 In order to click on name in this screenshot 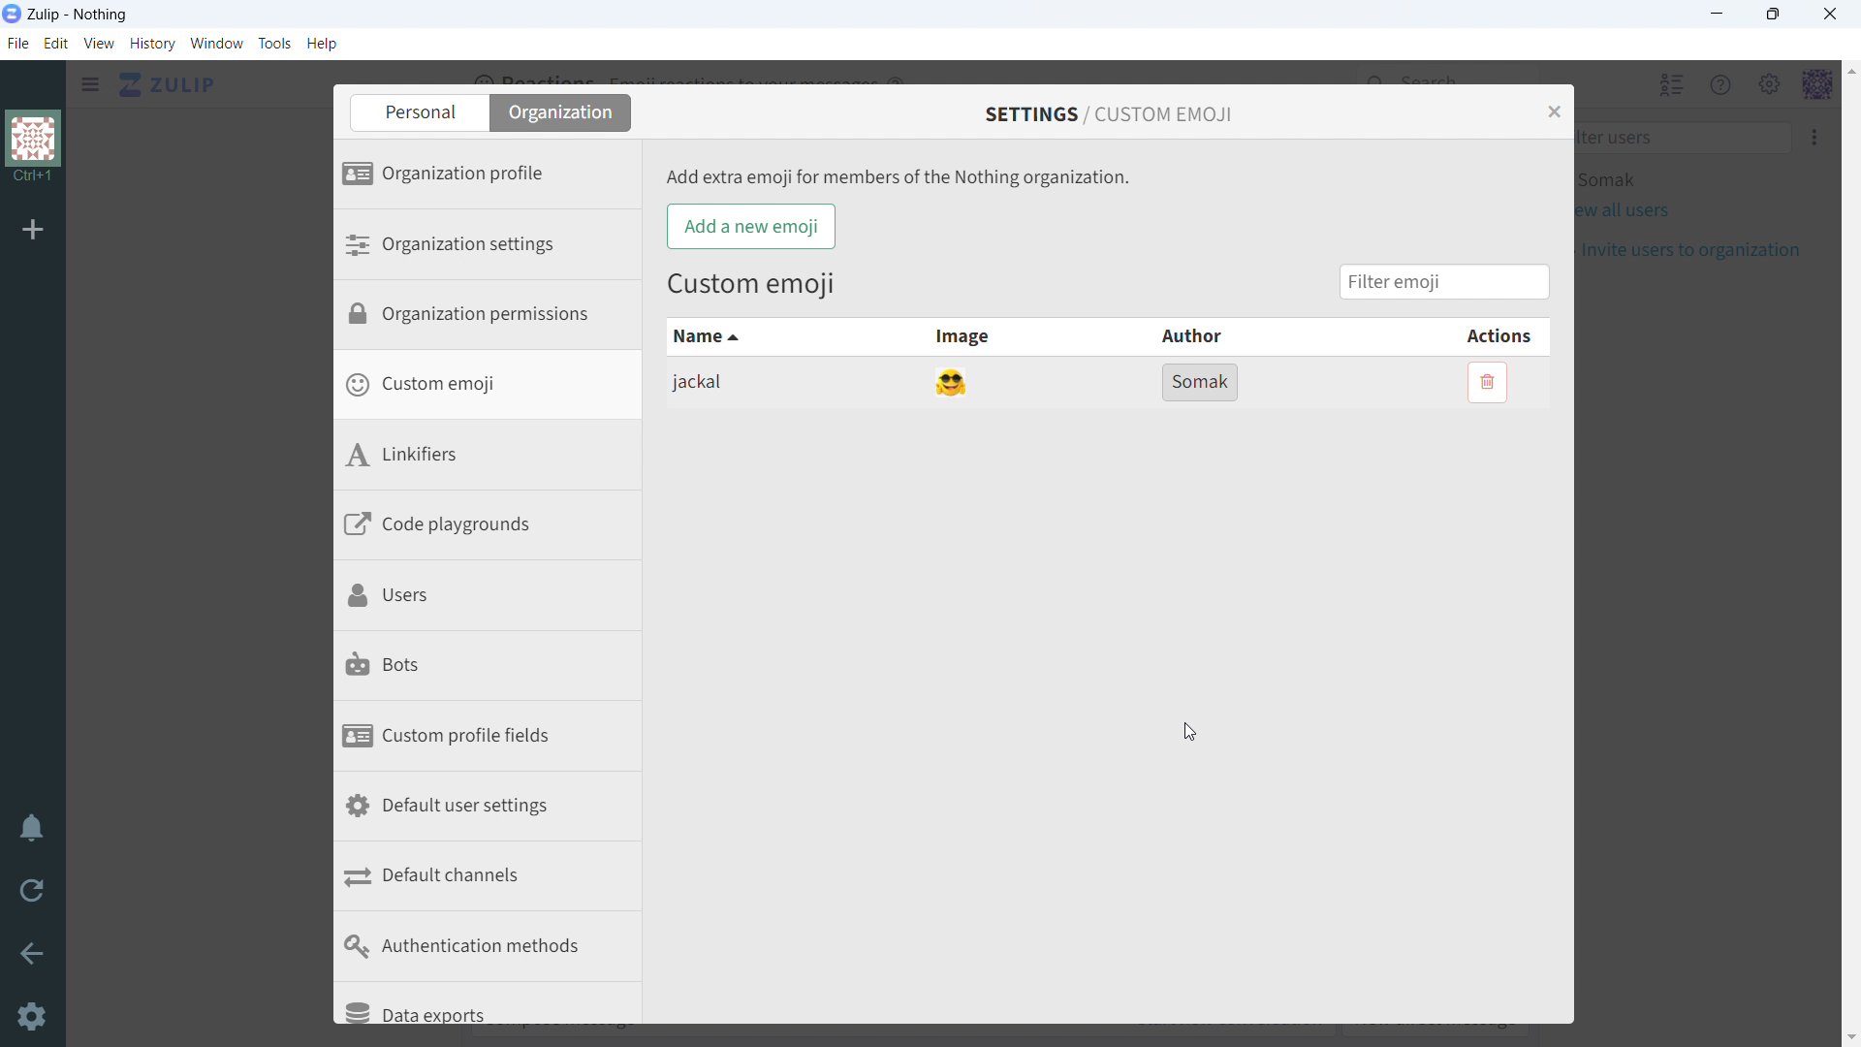, I will do `click(767, 338)`.